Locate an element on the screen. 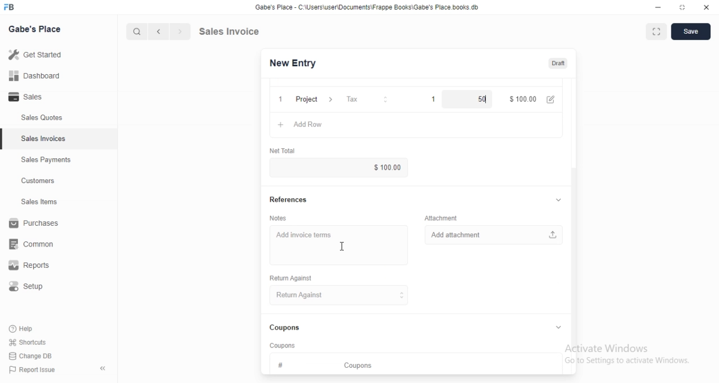  ‘Attachment is located at coordinates (441, 218).